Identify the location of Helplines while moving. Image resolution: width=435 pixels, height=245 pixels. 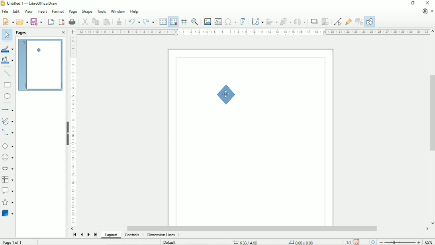
(184, 22).